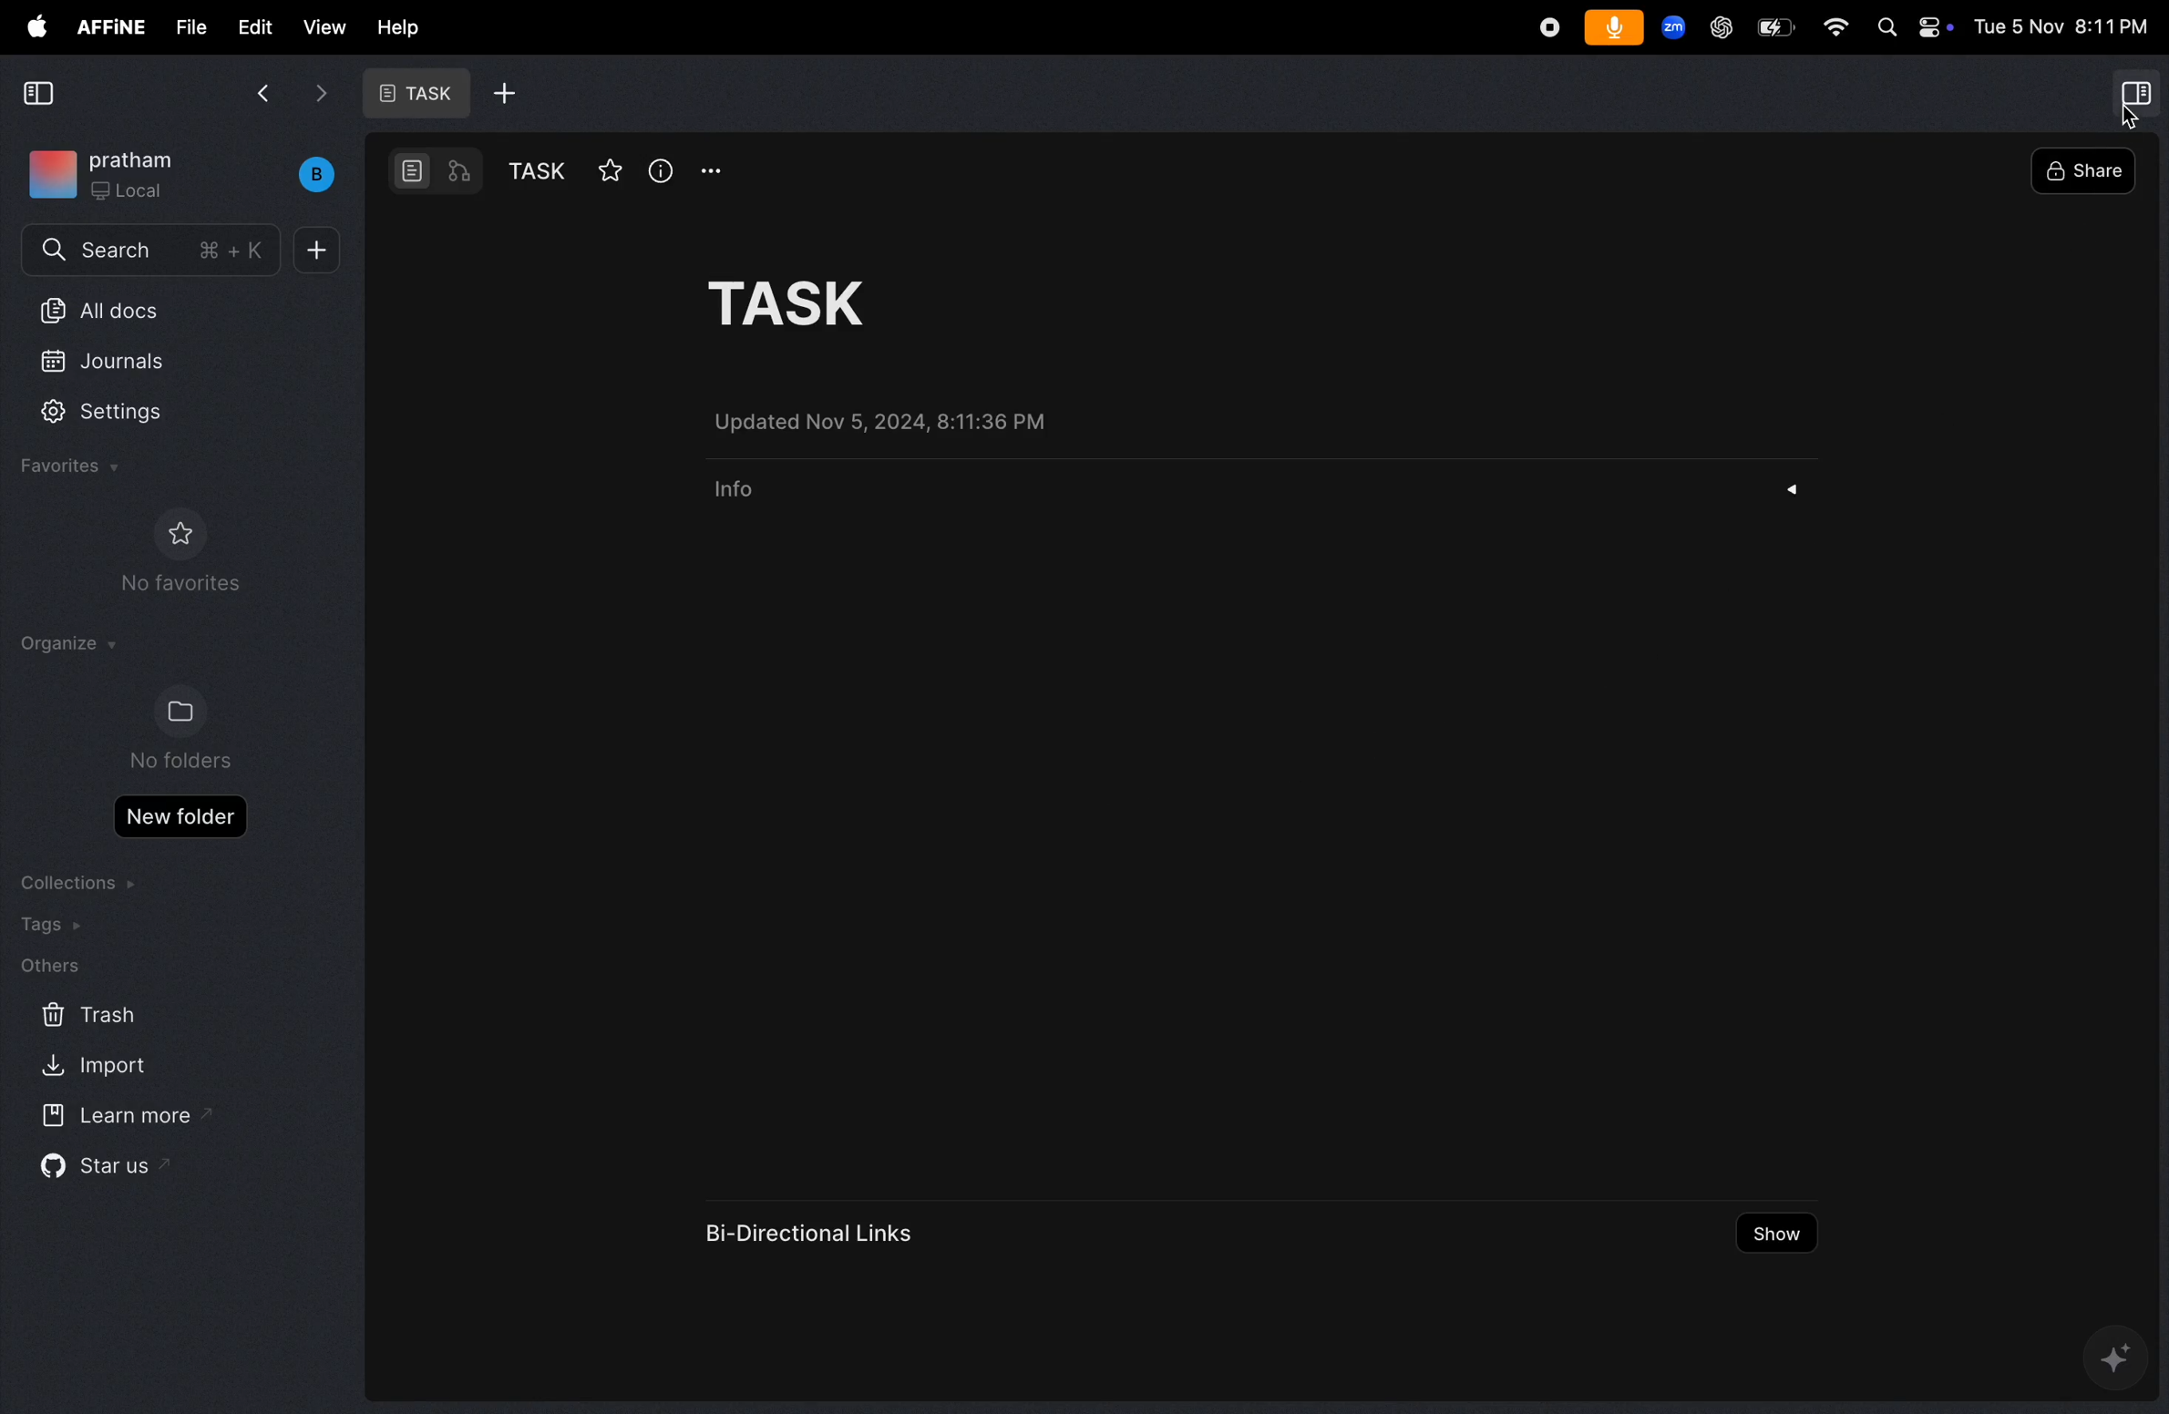 This screenshot has width=2169, height=1414. What do you see at coordinates (2087, 169) in the screenshot?
I see `share` at bounding box center [2087, 169].